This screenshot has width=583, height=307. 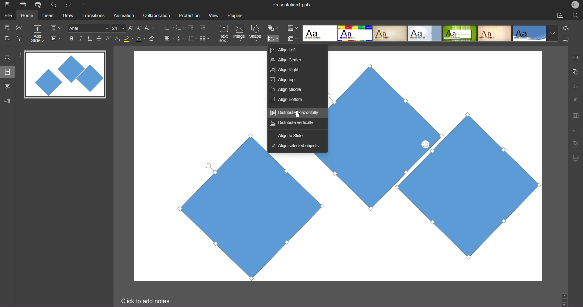 What do you see at coordinates (295, 146) in the screenshot?
I see `align selected objects` at bounding box center [295, 146].